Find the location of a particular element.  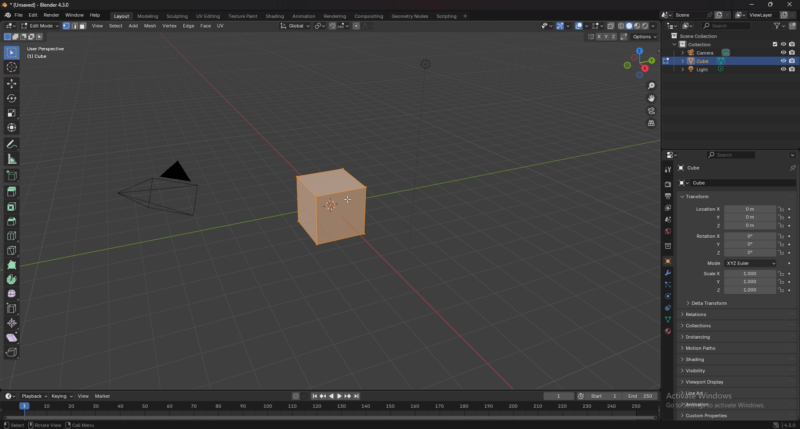

new collection is located at coordinates (793, 26).